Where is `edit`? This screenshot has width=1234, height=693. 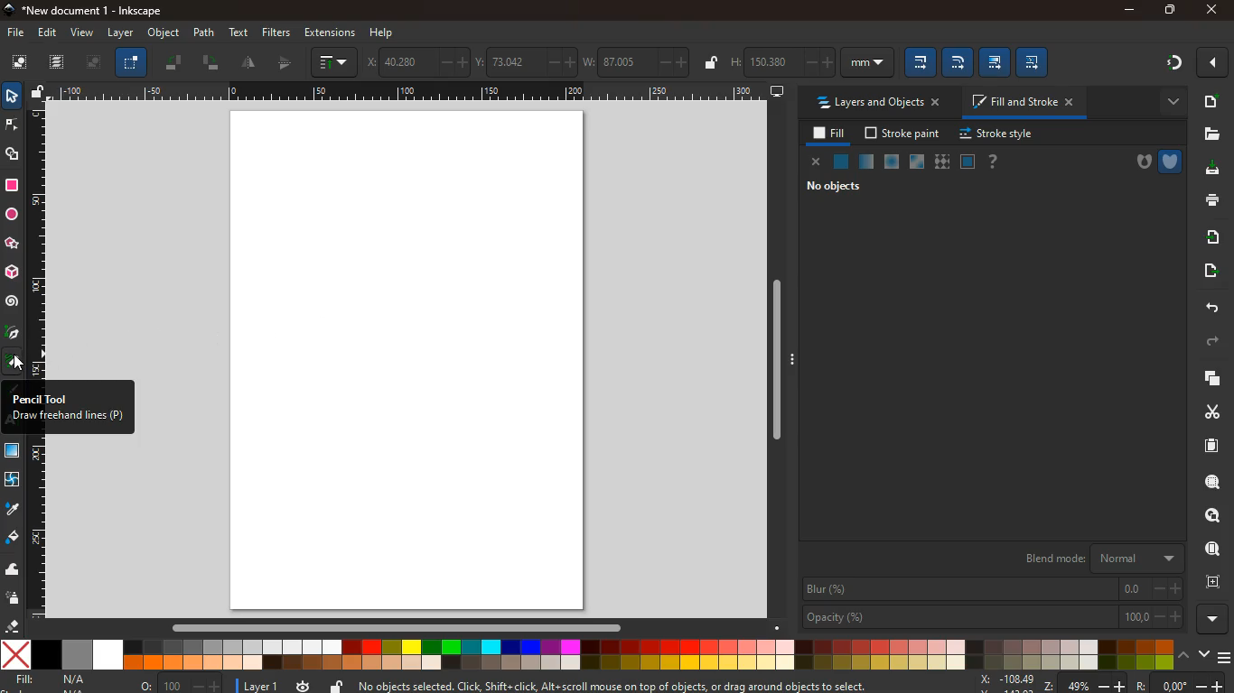
edit is located at coordinates (46, 33).